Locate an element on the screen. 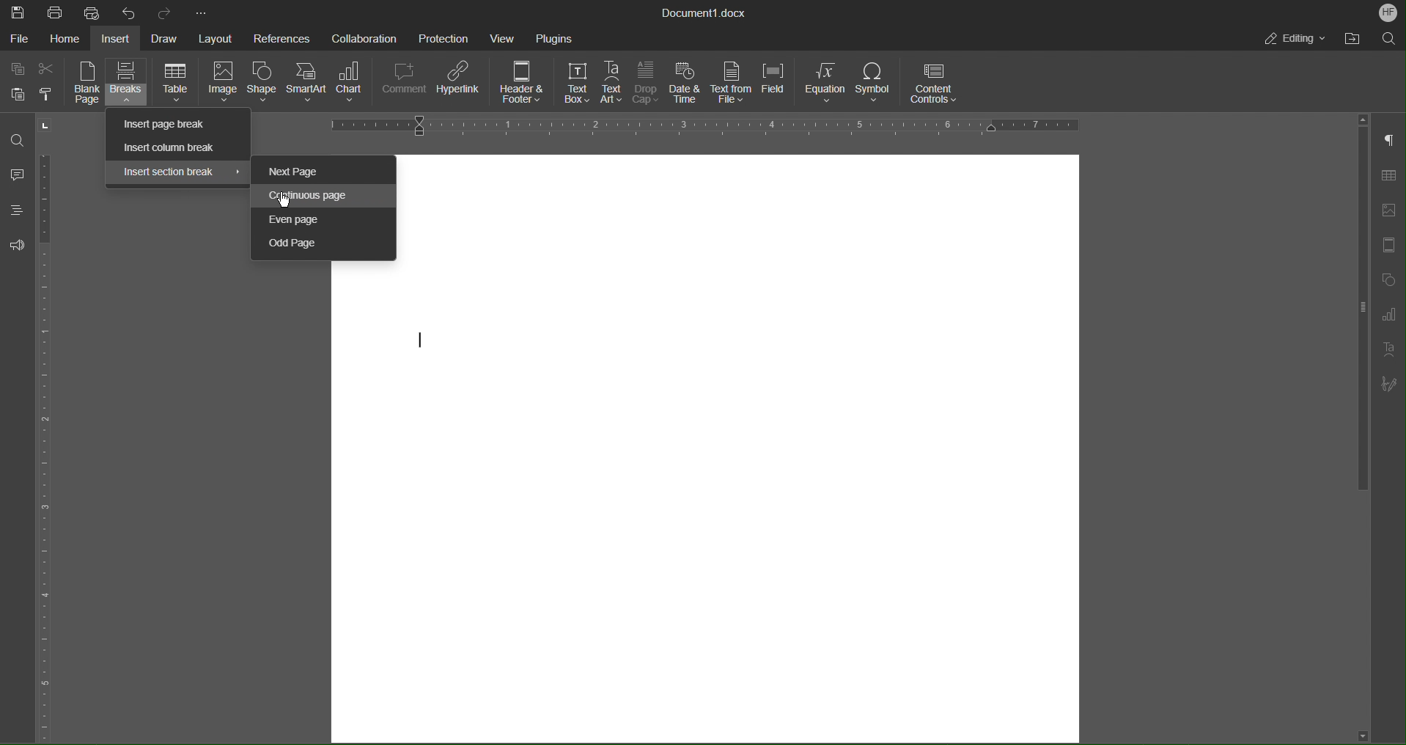  Collaboration is located at coordinates (359, 37).